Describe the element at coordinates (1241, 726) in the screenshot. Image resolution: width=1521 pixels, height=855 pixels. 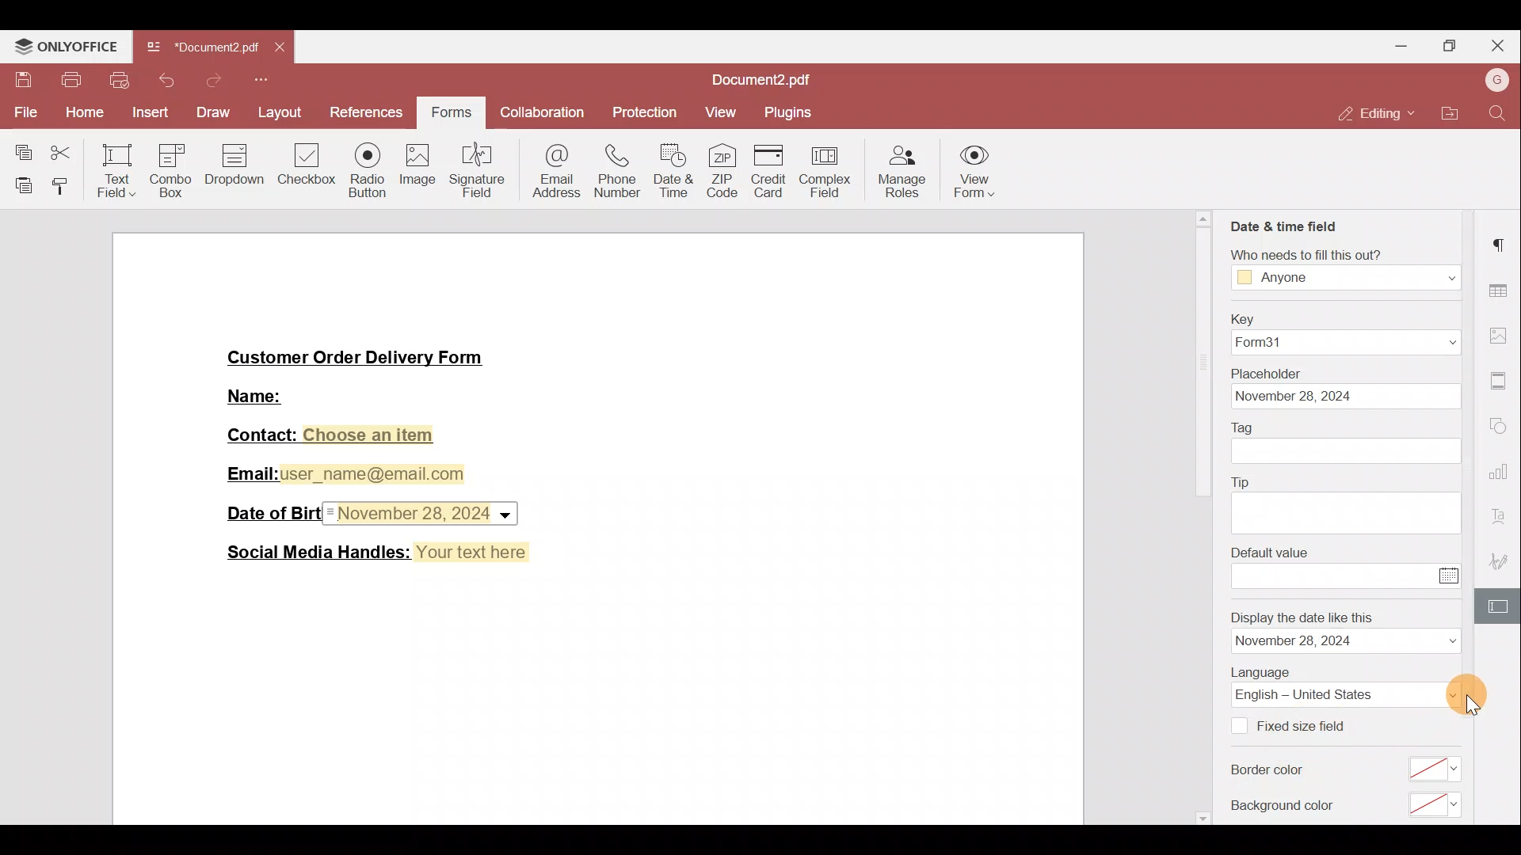
I see `Checkbox ` at that location.